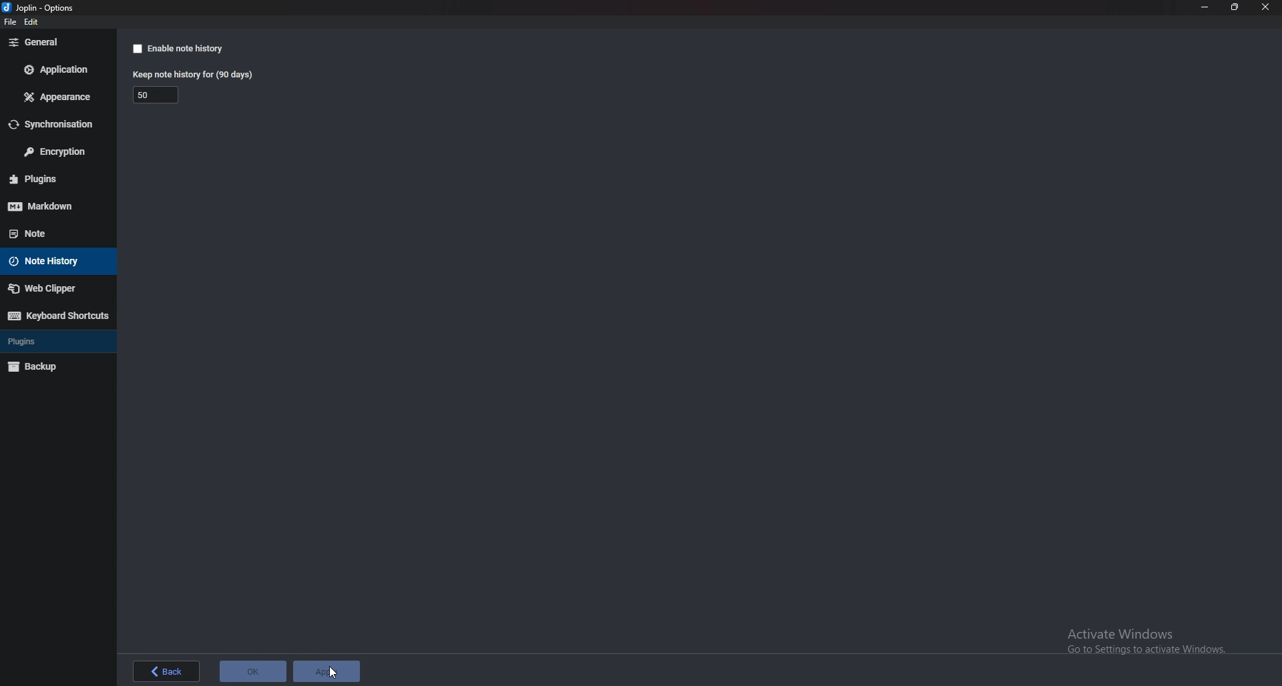 The width and height of the screenshot is (1282, 686). What do you see at coordinates (57, 69) in the screenshot?
I see `Application` at bounding box center [57, 69].